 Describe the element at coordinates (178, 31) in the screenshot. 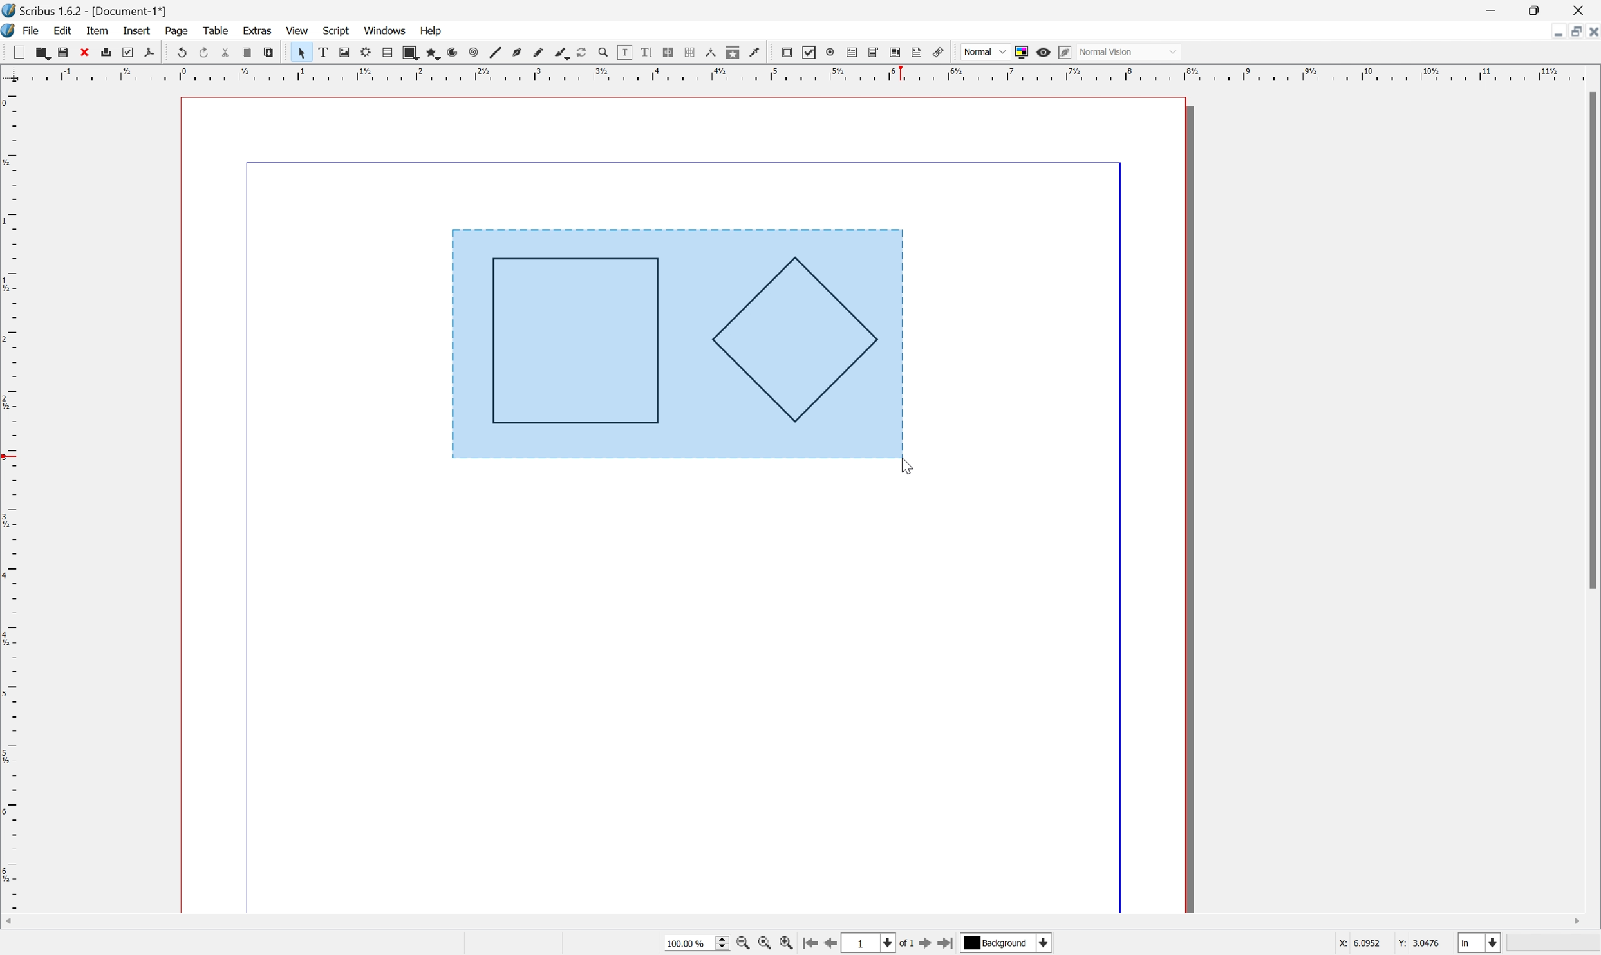

I see `page` at that location.